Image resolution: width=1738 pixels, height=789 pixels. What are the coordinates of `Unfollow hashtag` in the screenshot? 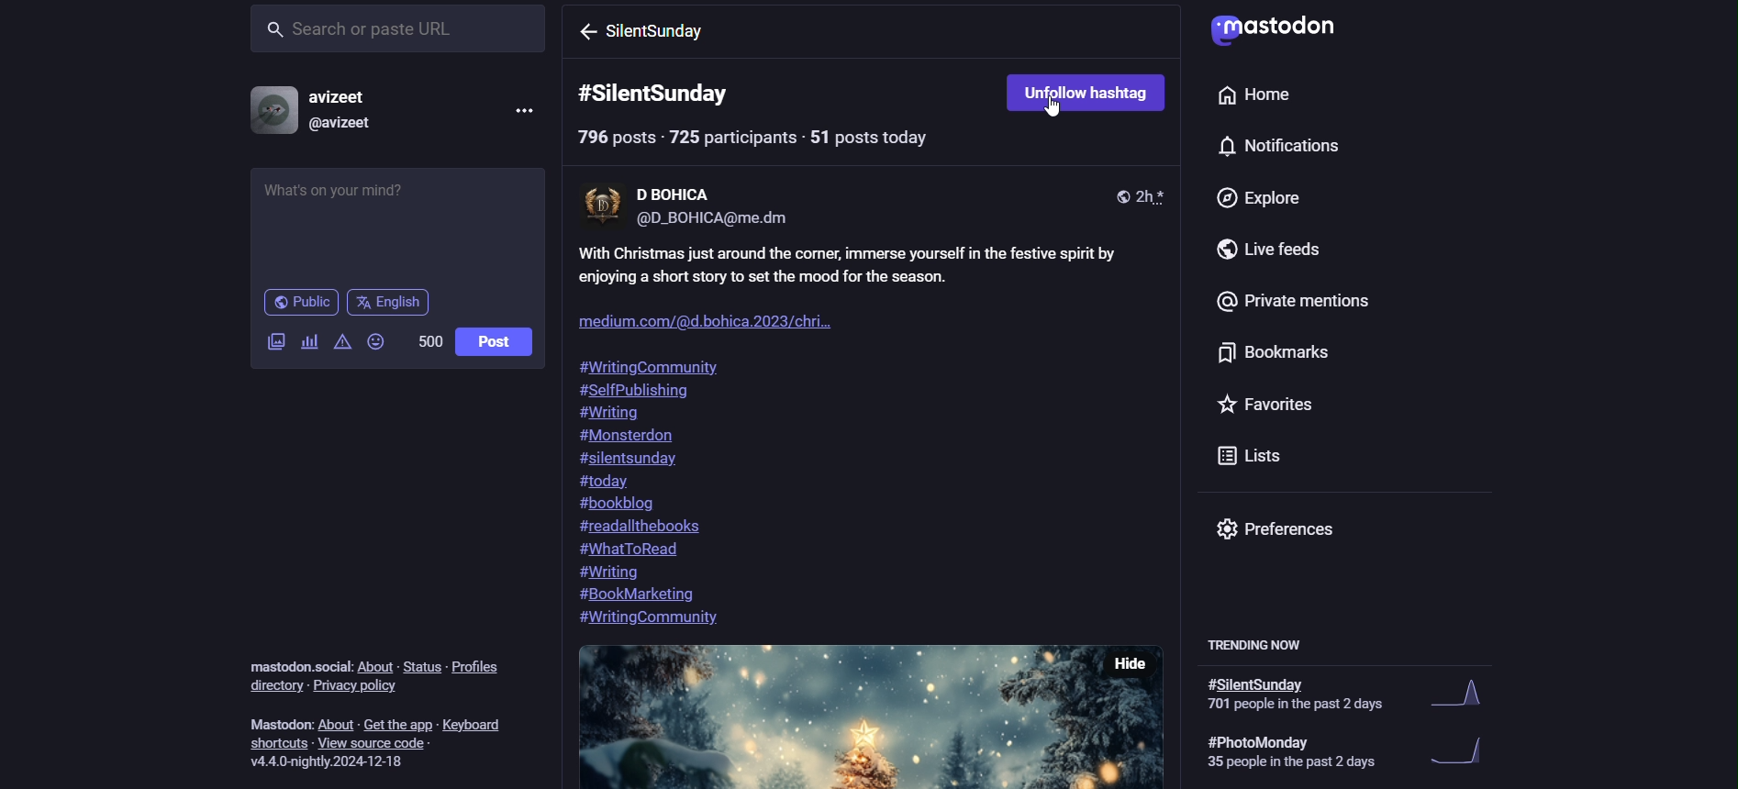 It's located at (1087, 93).